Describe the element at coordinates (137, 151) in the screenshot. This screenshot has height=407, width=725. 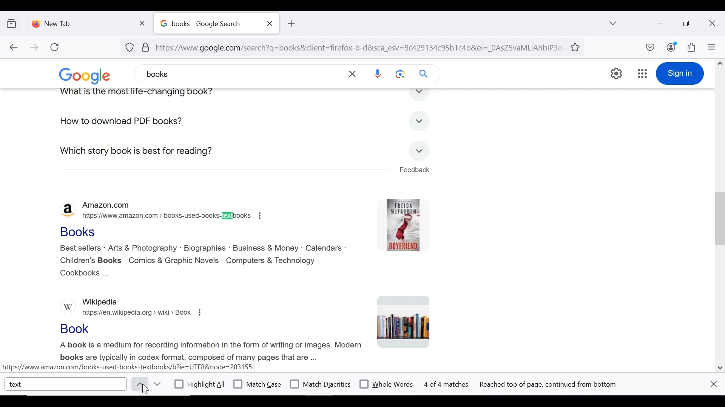
I see `which story book is best for reading` at that location.